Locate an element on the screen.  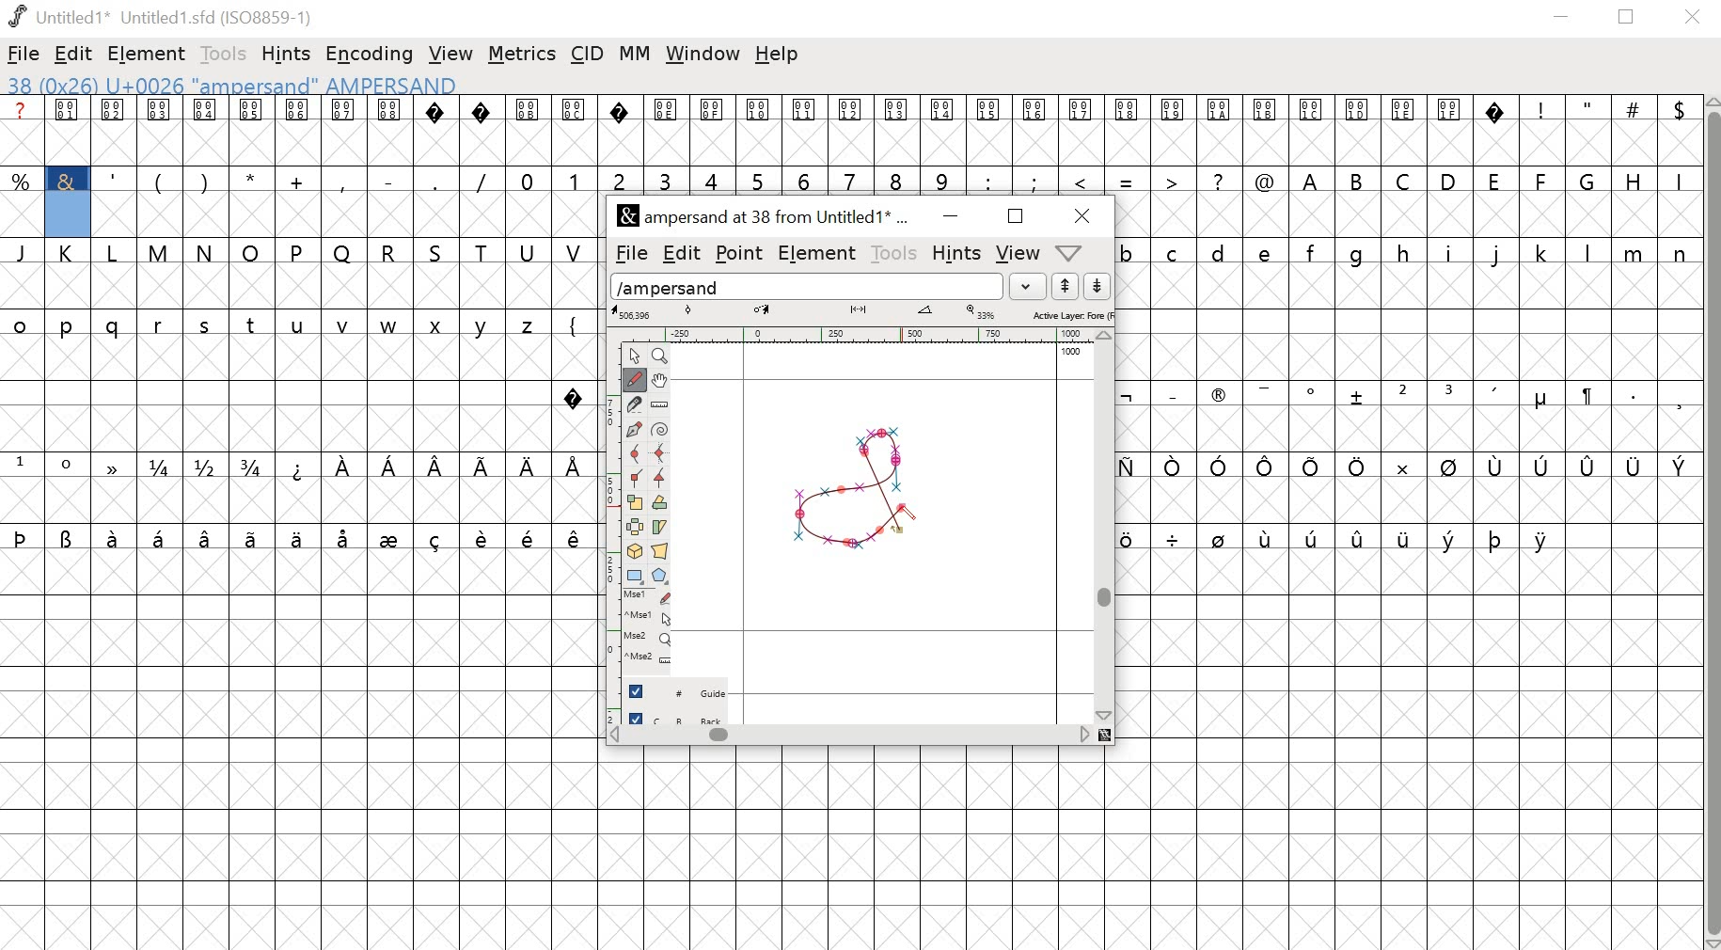
selection toggle Guide is located at coordinates (683, 690).